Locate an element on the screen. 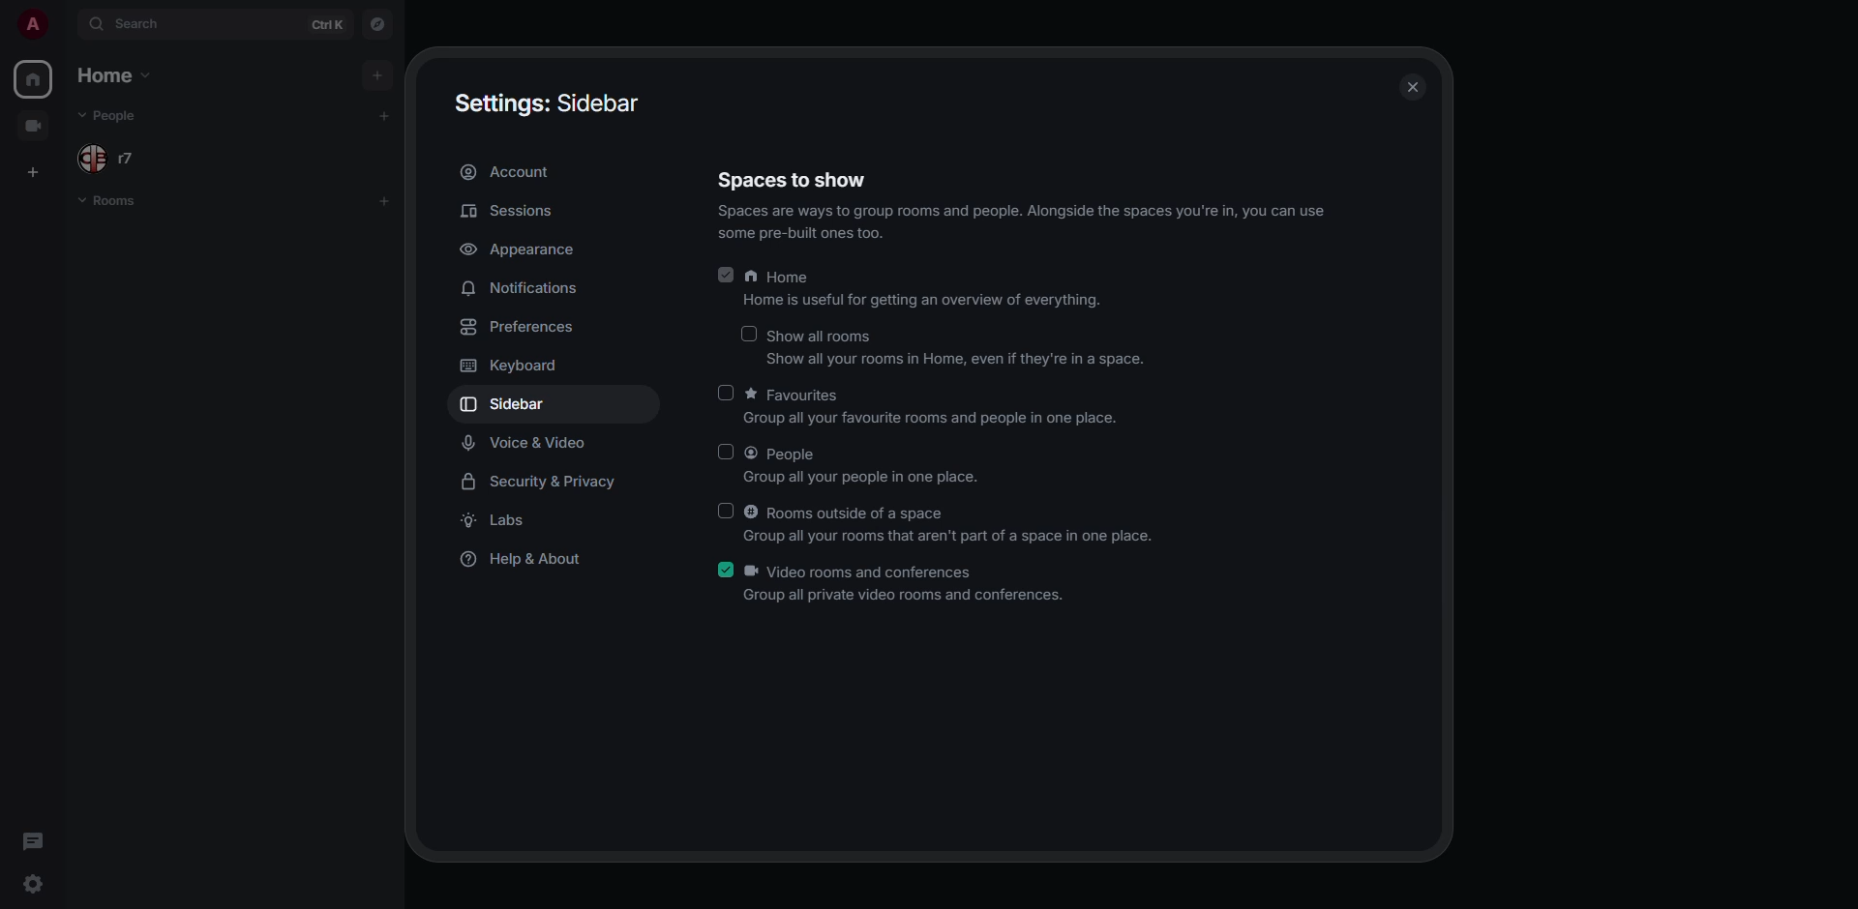 This screenshot has width=1858, height=909. labs is located at coordinates (507, 522).